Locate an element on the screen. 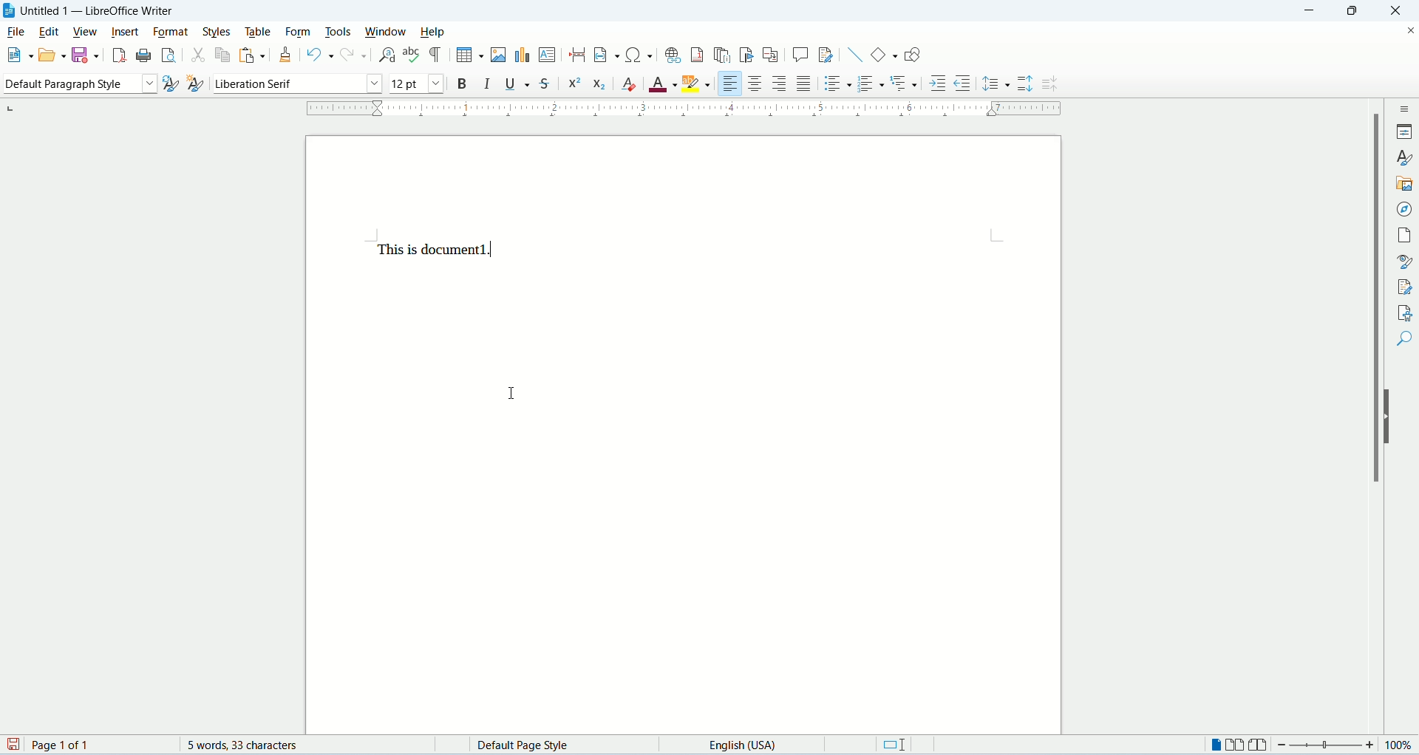 The image size is (1419, 755). align right is located at coordinates (780, 84).